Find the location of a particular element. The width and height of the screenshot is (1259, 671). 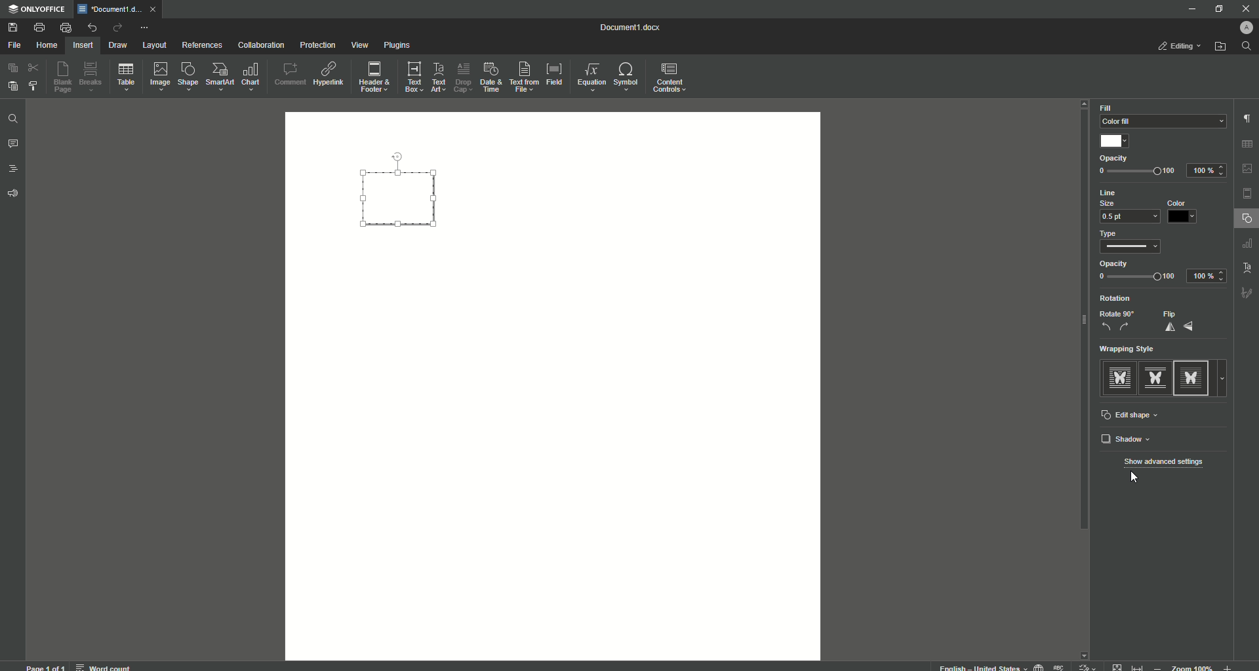

Scroll is located at coordinates (1081, 328).